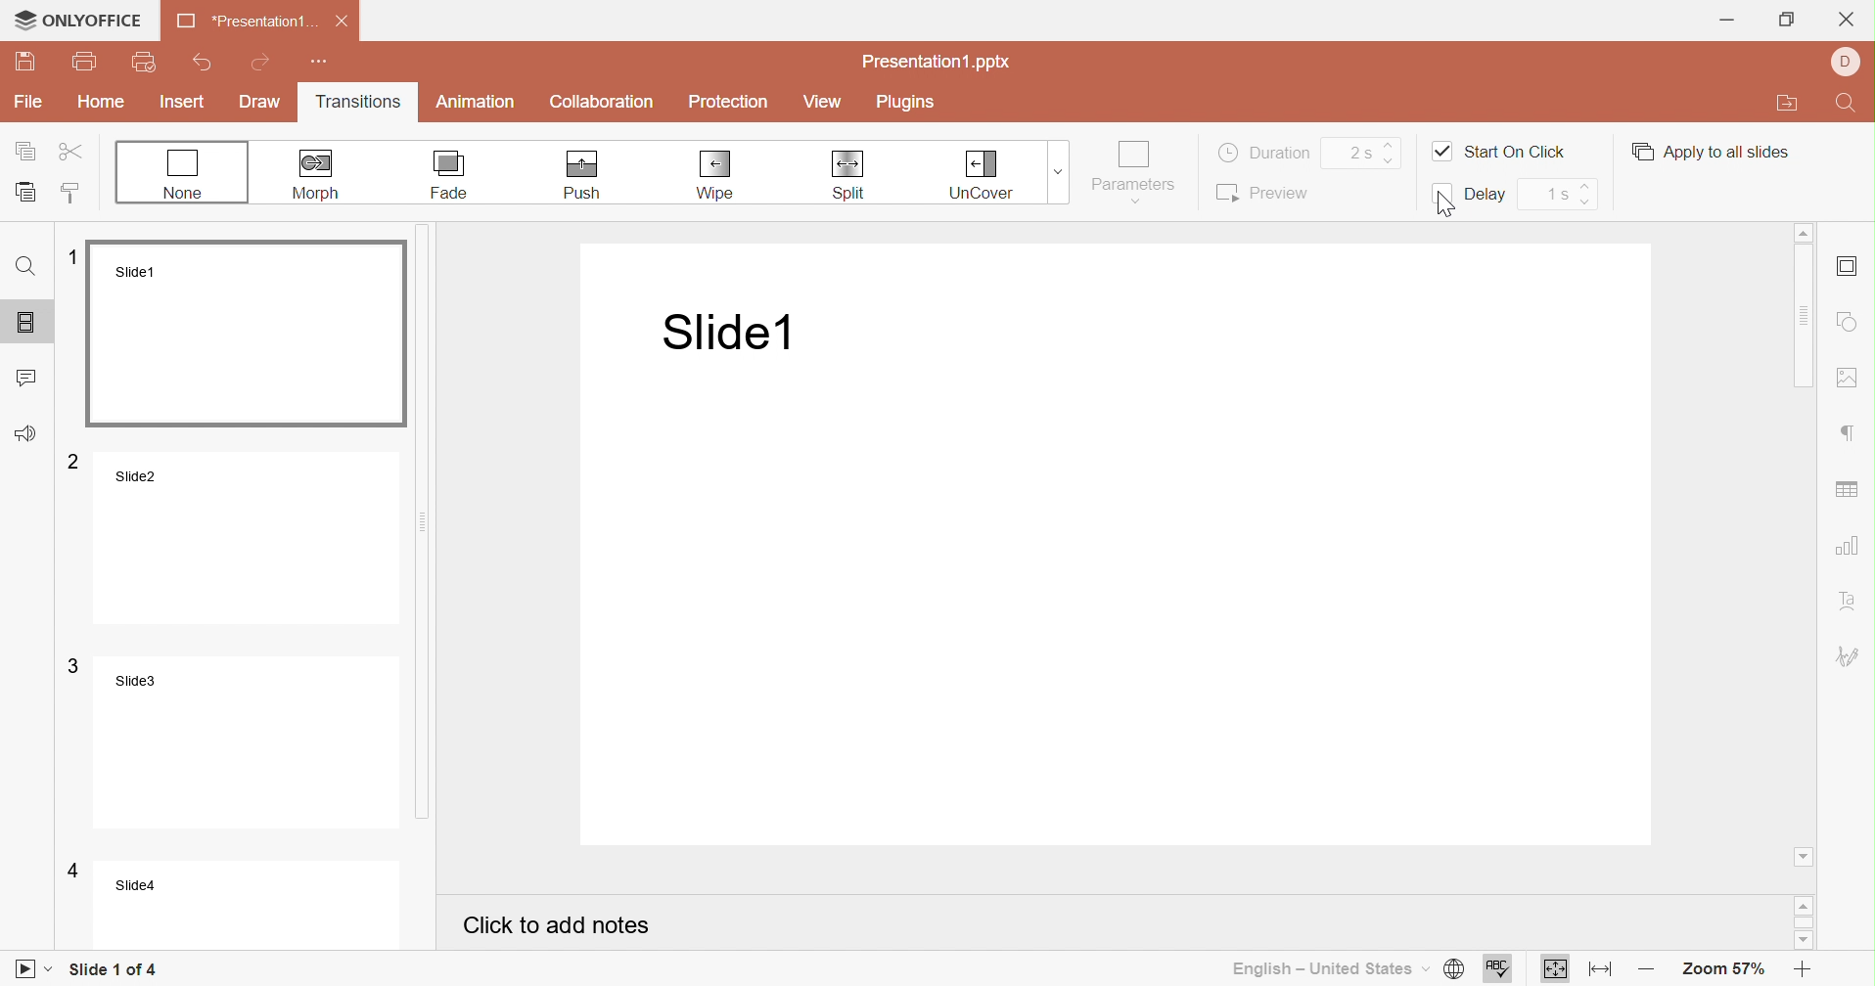 Image resolution: width=1875 pixels, height=986 pixels. I want to click on Home, so click(99, 101).